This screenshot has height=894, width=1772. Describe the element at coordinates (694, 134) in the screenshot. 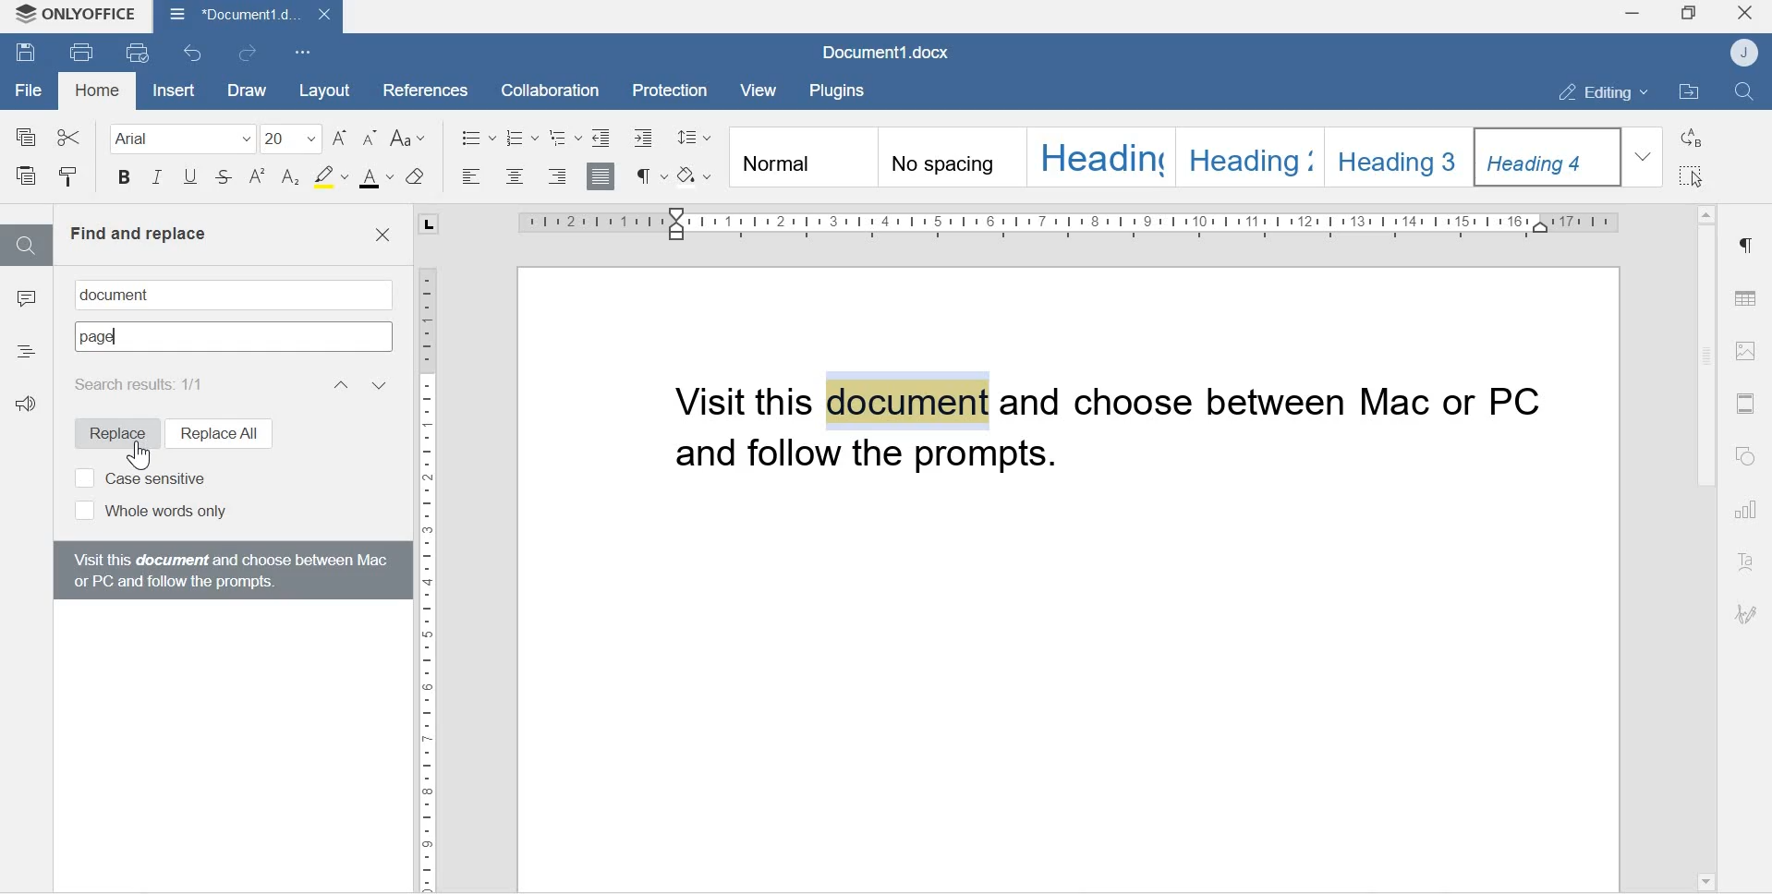

I see `Paragraph line spacing` at that location.